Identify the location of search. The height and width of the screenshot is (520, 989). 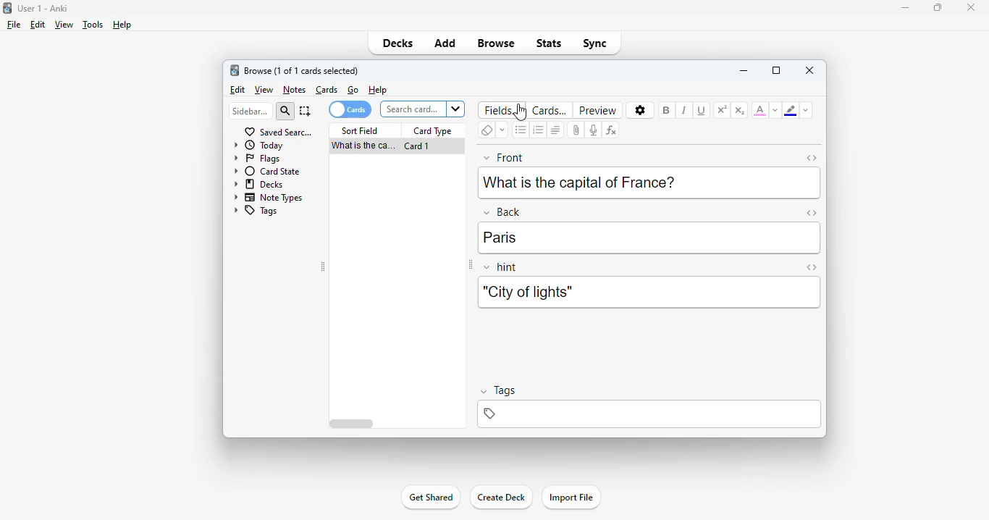
(285, 112).